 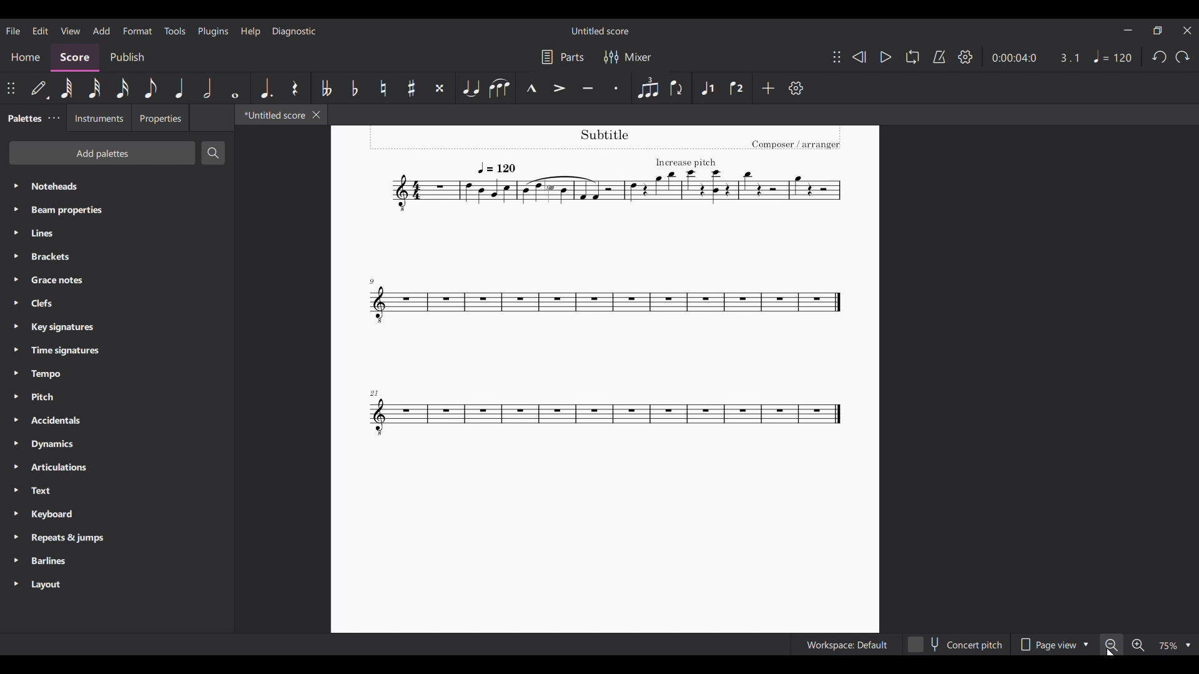 What do you see at coordinates (383, 88) in the screenshot?
I see `Toggle nnatural` at bounding box center [383, 88].